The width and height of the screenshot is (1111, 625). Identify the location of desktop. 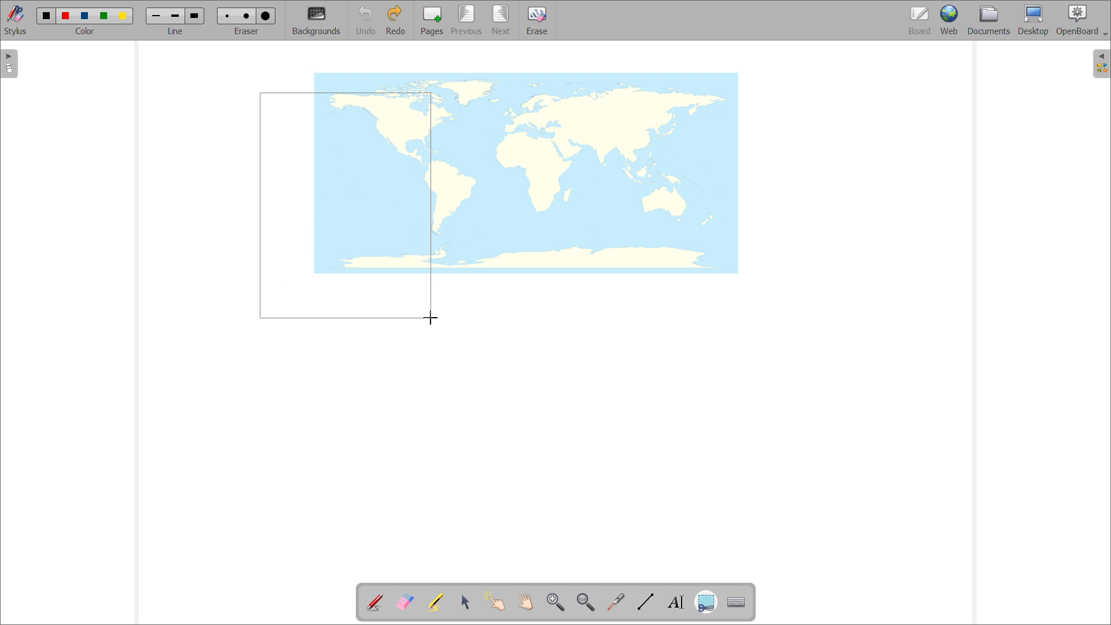
(1033, 20).